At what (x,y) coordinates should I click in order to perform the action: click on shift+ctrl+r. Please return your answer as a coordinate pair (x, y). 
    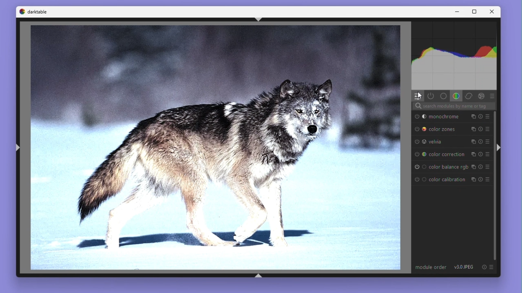
    Looking at the image, I should click on (498, 148).